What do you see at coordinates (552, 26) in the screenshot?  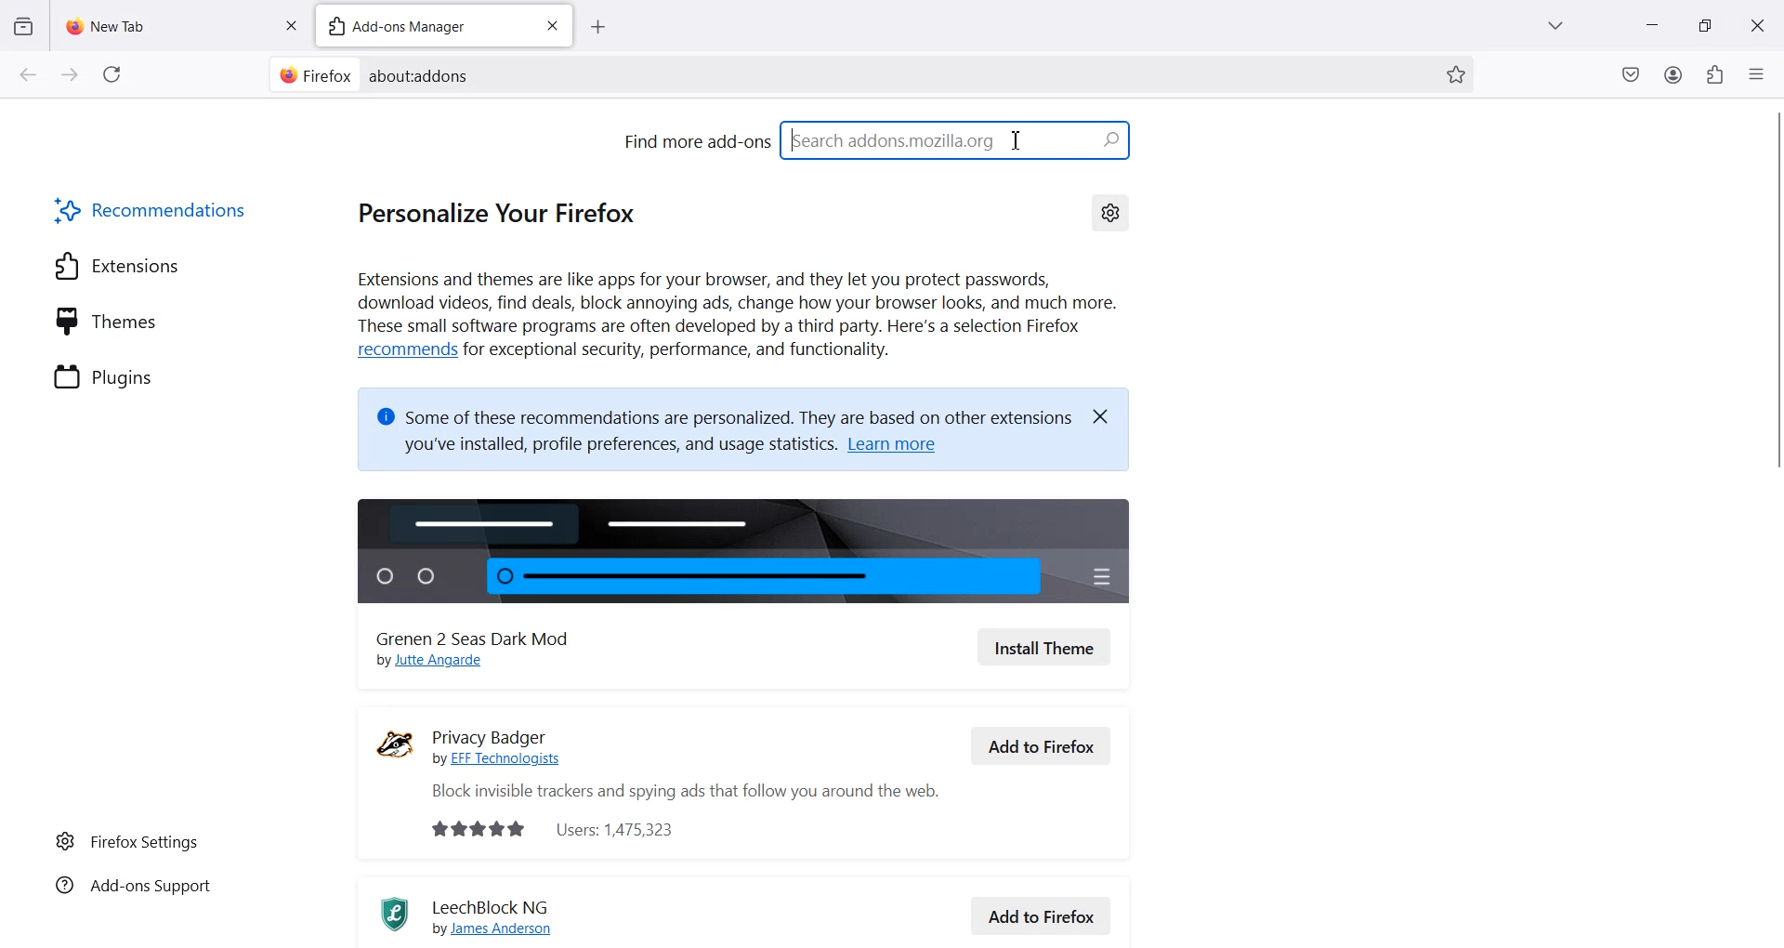 I see `Close tab` at bounding box center [552, 26].